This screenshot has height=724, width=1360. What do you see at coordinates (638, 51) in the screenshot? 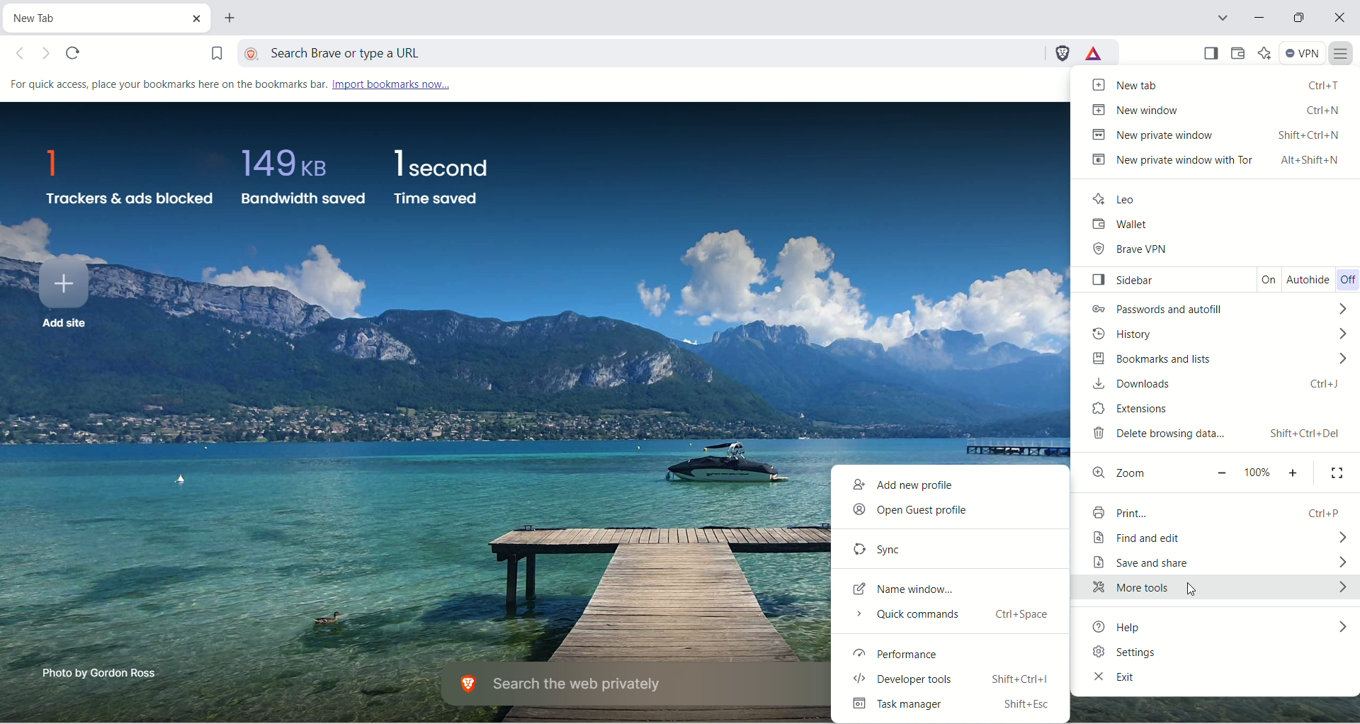
I see `search Brave or type a URL` at bounding box center [638, 51].